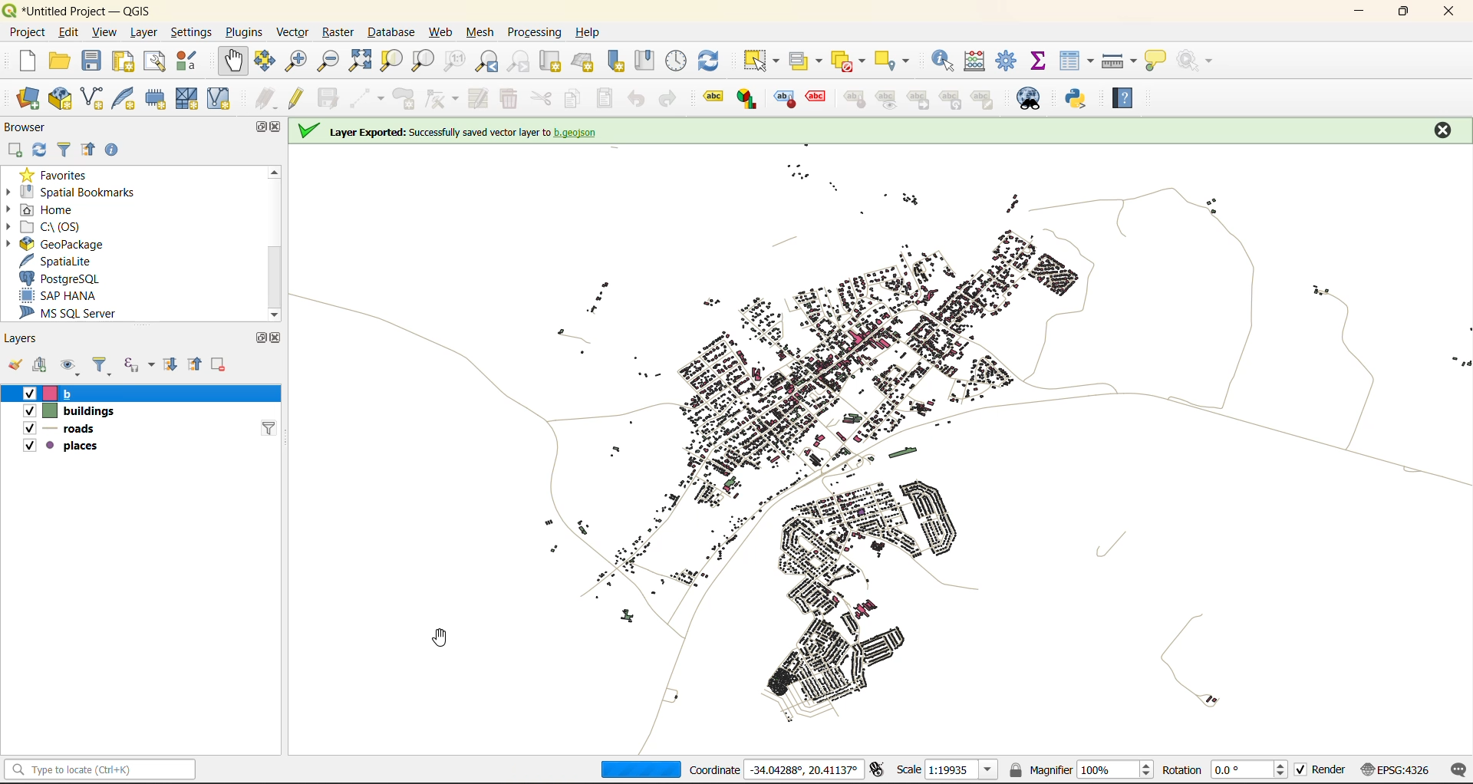 The image size is (1473, 784). What do you see at coordinates (175, 365) in the screenshot?
I see `expand all` at bounding box center [175, 365].